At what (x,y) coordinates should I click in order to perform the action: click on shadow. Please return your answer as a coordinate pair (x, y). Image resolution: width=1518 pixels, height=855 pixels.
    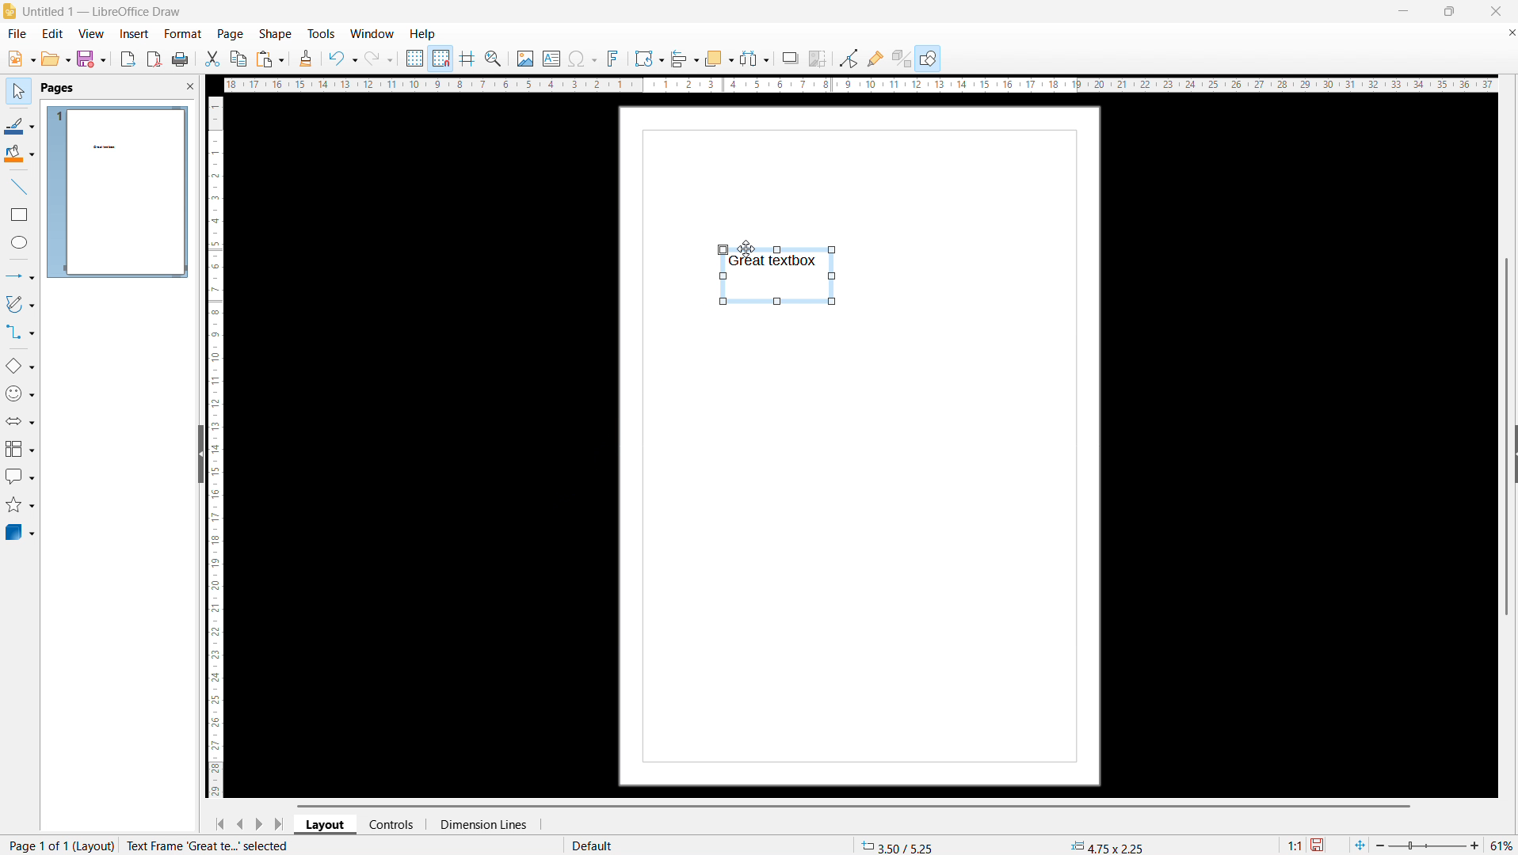
    Looking at the image, I should click on (790, 58).